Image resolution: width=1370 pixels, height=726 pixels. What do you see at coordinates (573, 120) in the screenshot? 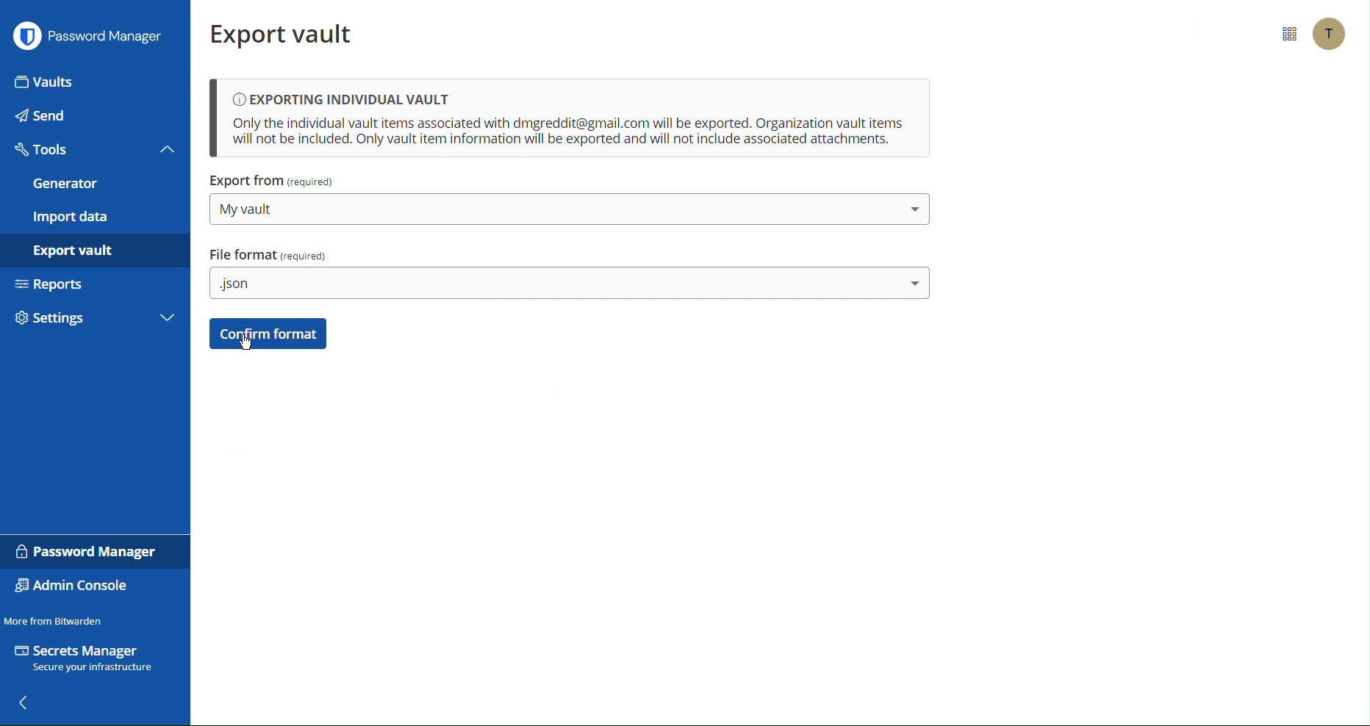
I see `Exporting Individual Vault` at bounding box center [573, 120].